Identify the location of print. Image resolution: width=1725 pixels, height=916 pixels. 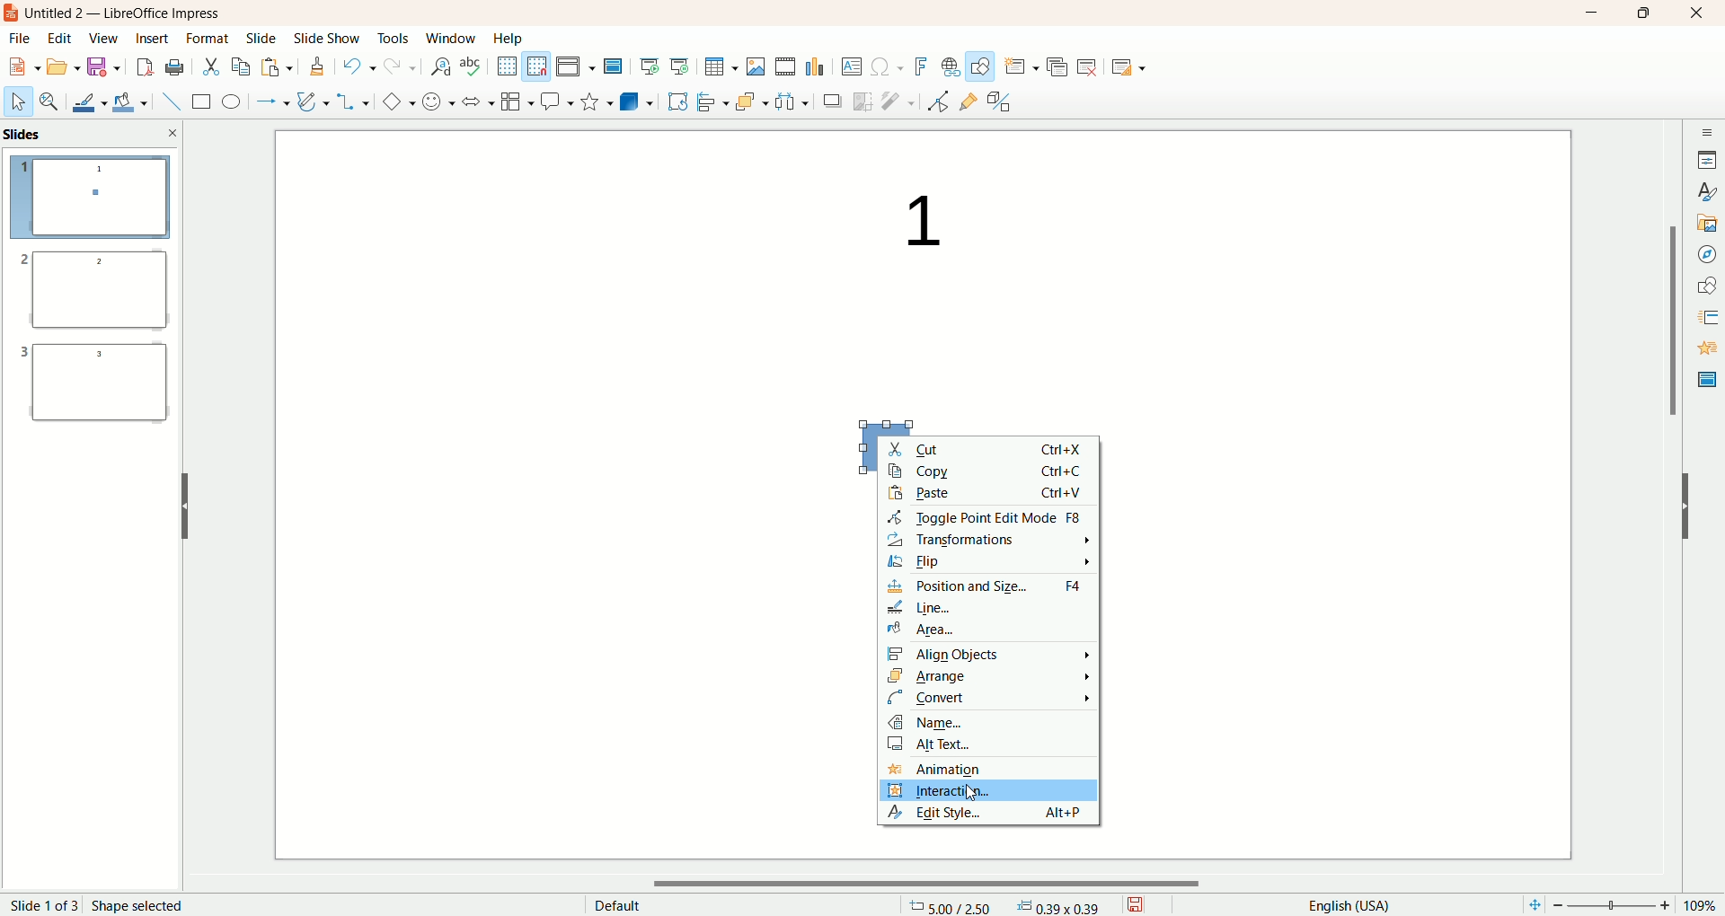
(174, 66).